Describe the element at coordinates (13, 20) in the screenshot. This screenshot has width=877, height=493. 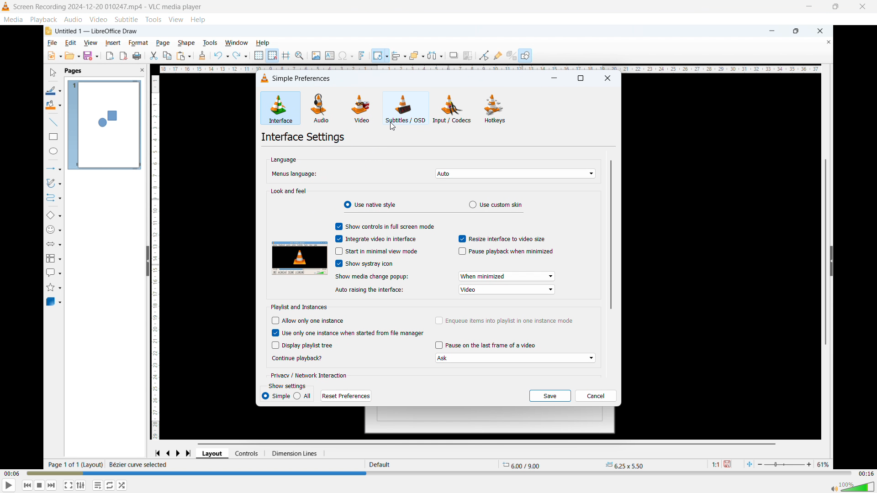
I see `Media ` at that location.